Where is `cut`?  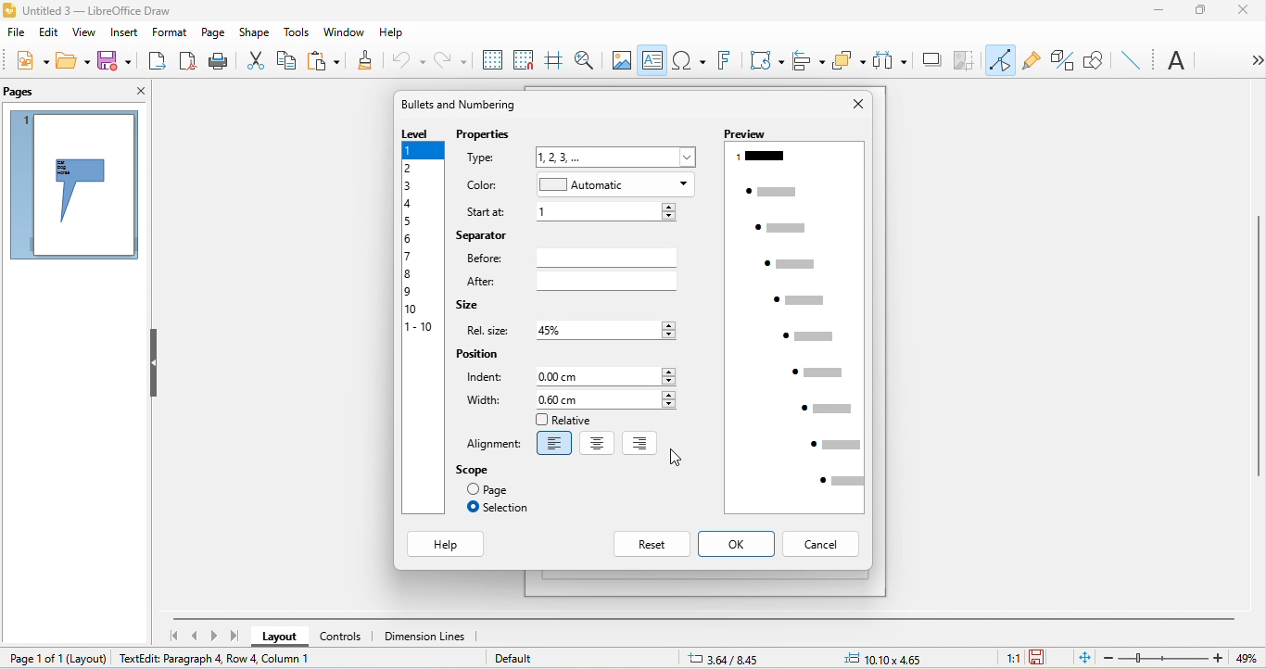 cut is located at coordinates (254, 60).